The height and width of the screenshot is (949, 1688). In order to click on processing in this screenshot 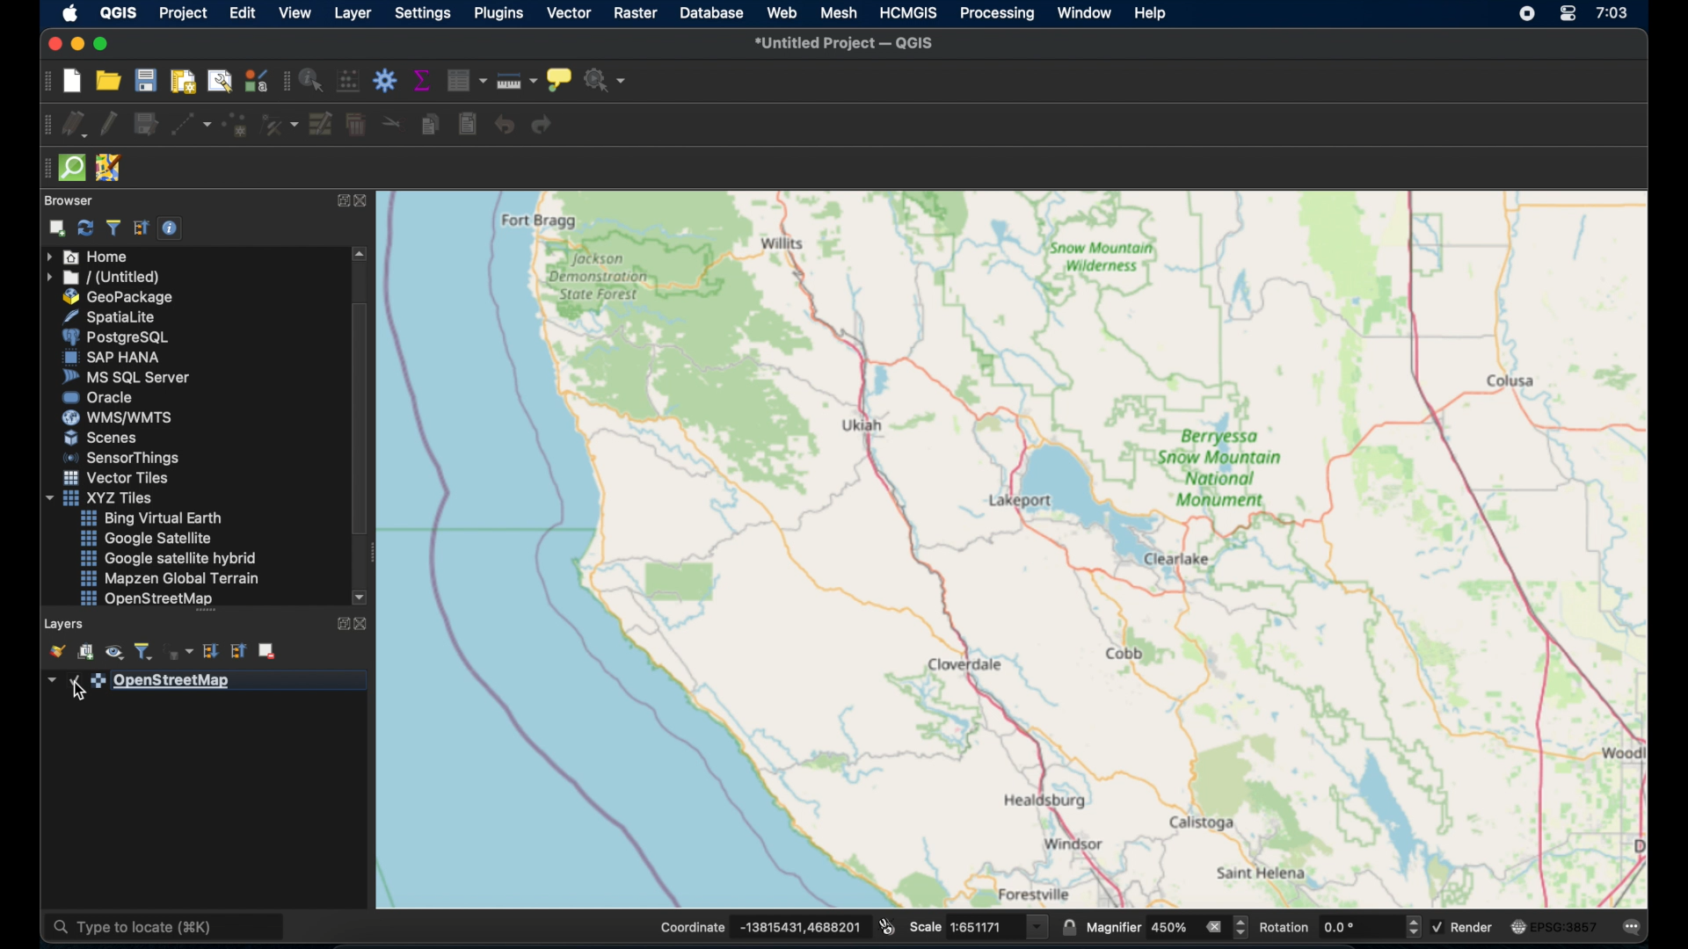, I will do `click(996, 14)`.